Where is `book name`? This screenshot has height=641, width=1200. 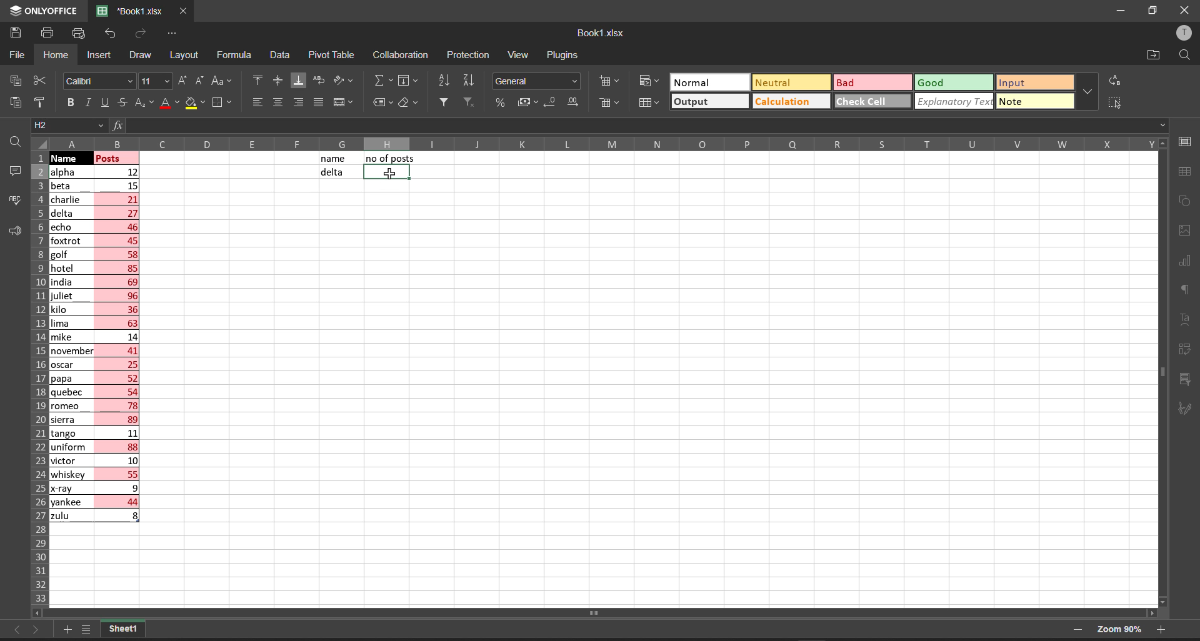
book name is located at coordinates (599, 33).